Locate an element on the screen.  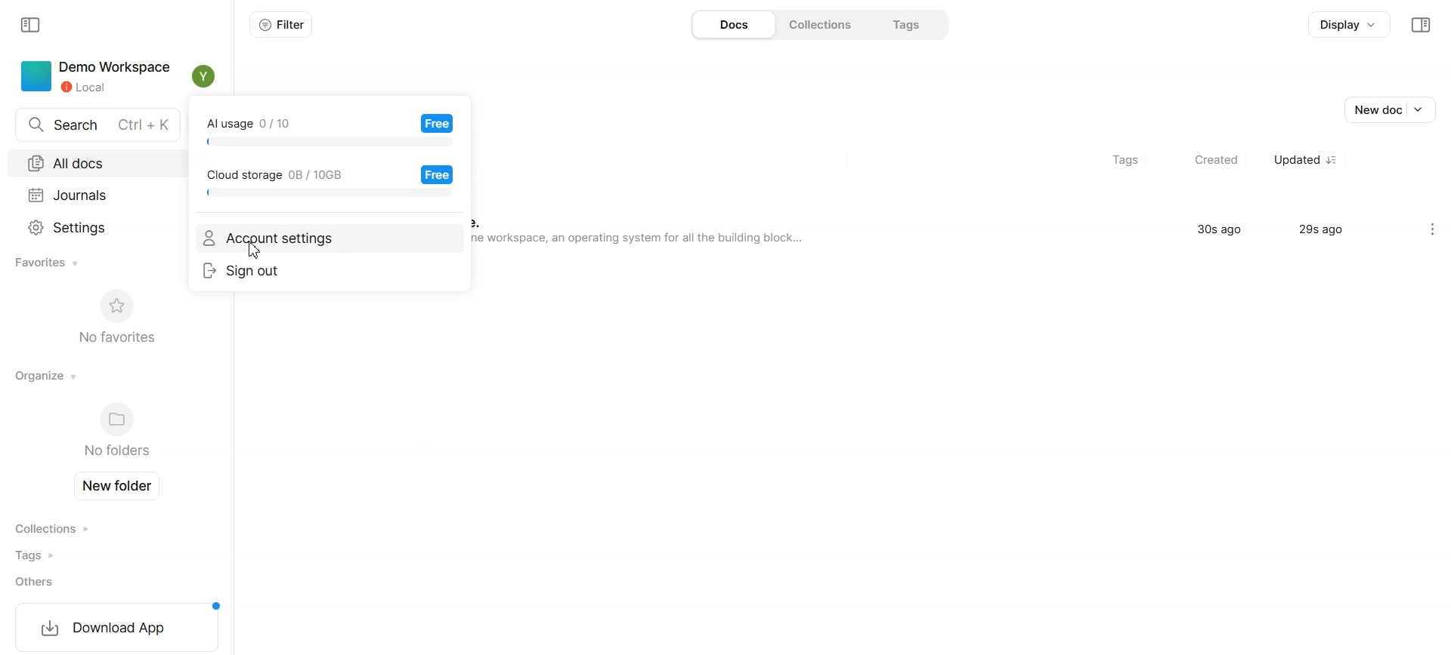
Cloud storage usage bar is located at coordinates (329, 183).